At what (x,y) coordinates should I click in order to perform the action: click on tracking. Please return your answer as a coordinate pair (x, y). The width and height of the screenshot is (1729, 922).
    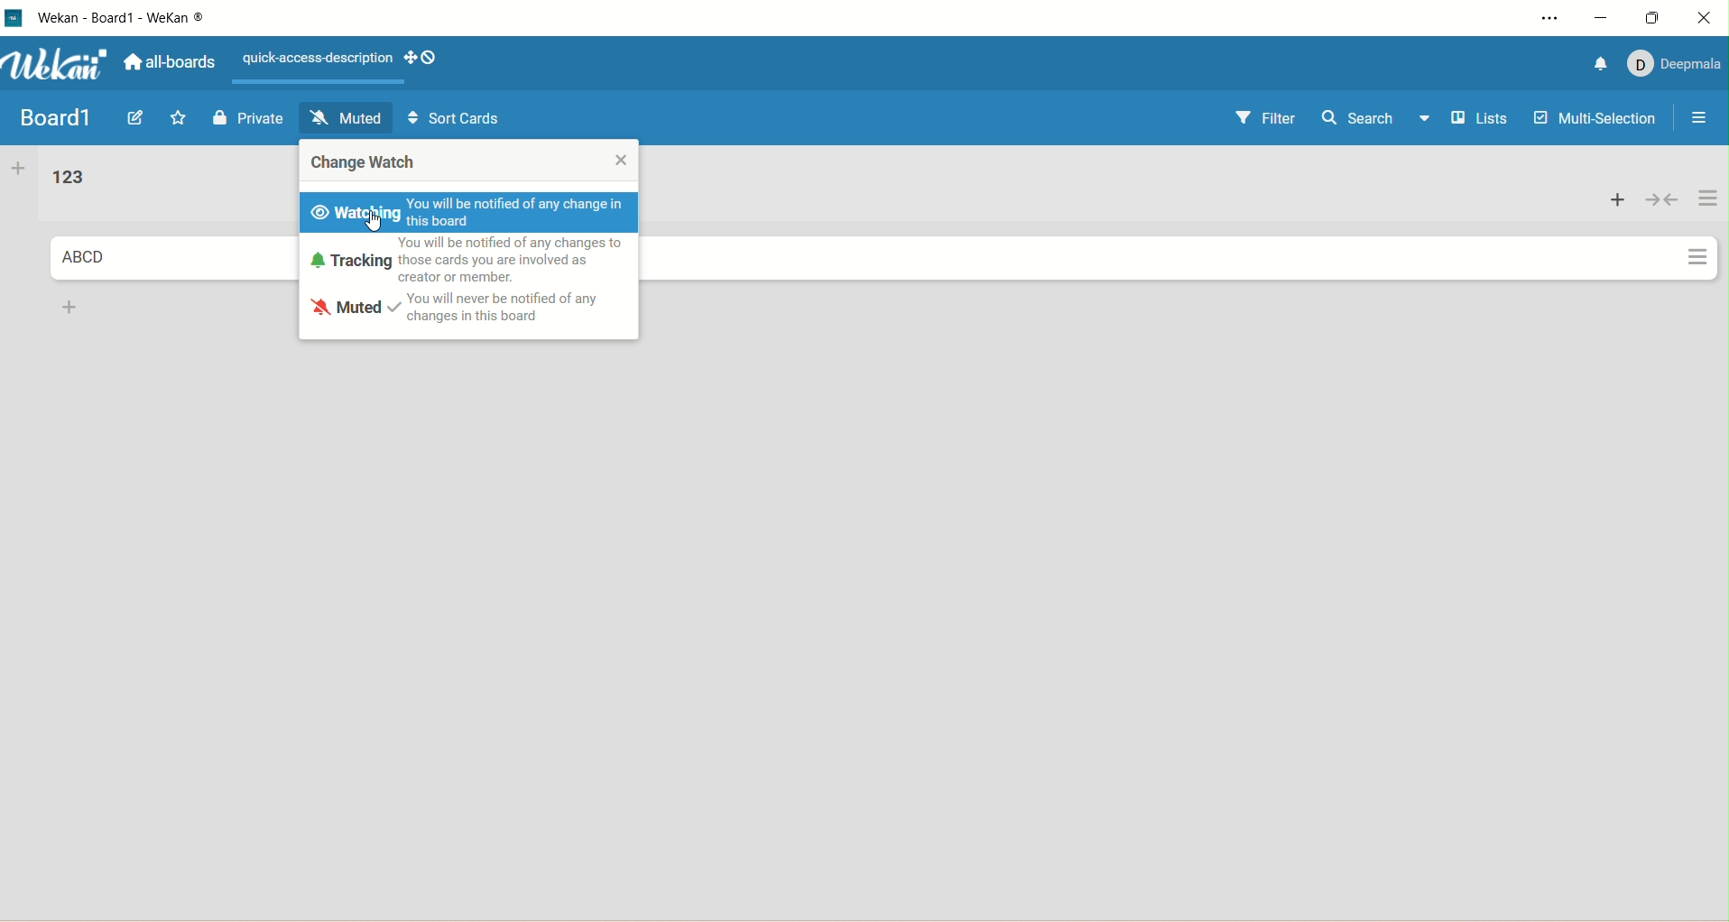
    Looking at the image, I should click on (348, 260).